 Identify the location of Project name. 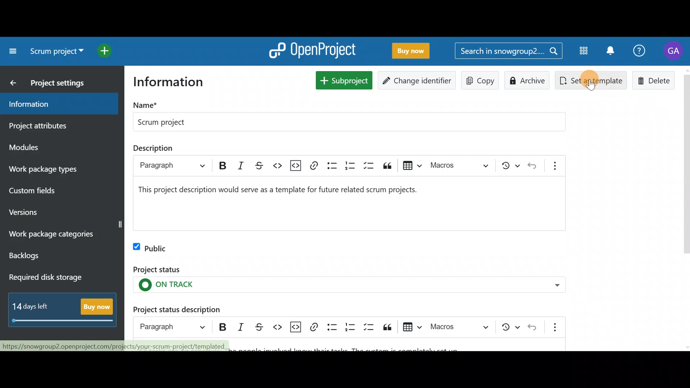
(347, 116).